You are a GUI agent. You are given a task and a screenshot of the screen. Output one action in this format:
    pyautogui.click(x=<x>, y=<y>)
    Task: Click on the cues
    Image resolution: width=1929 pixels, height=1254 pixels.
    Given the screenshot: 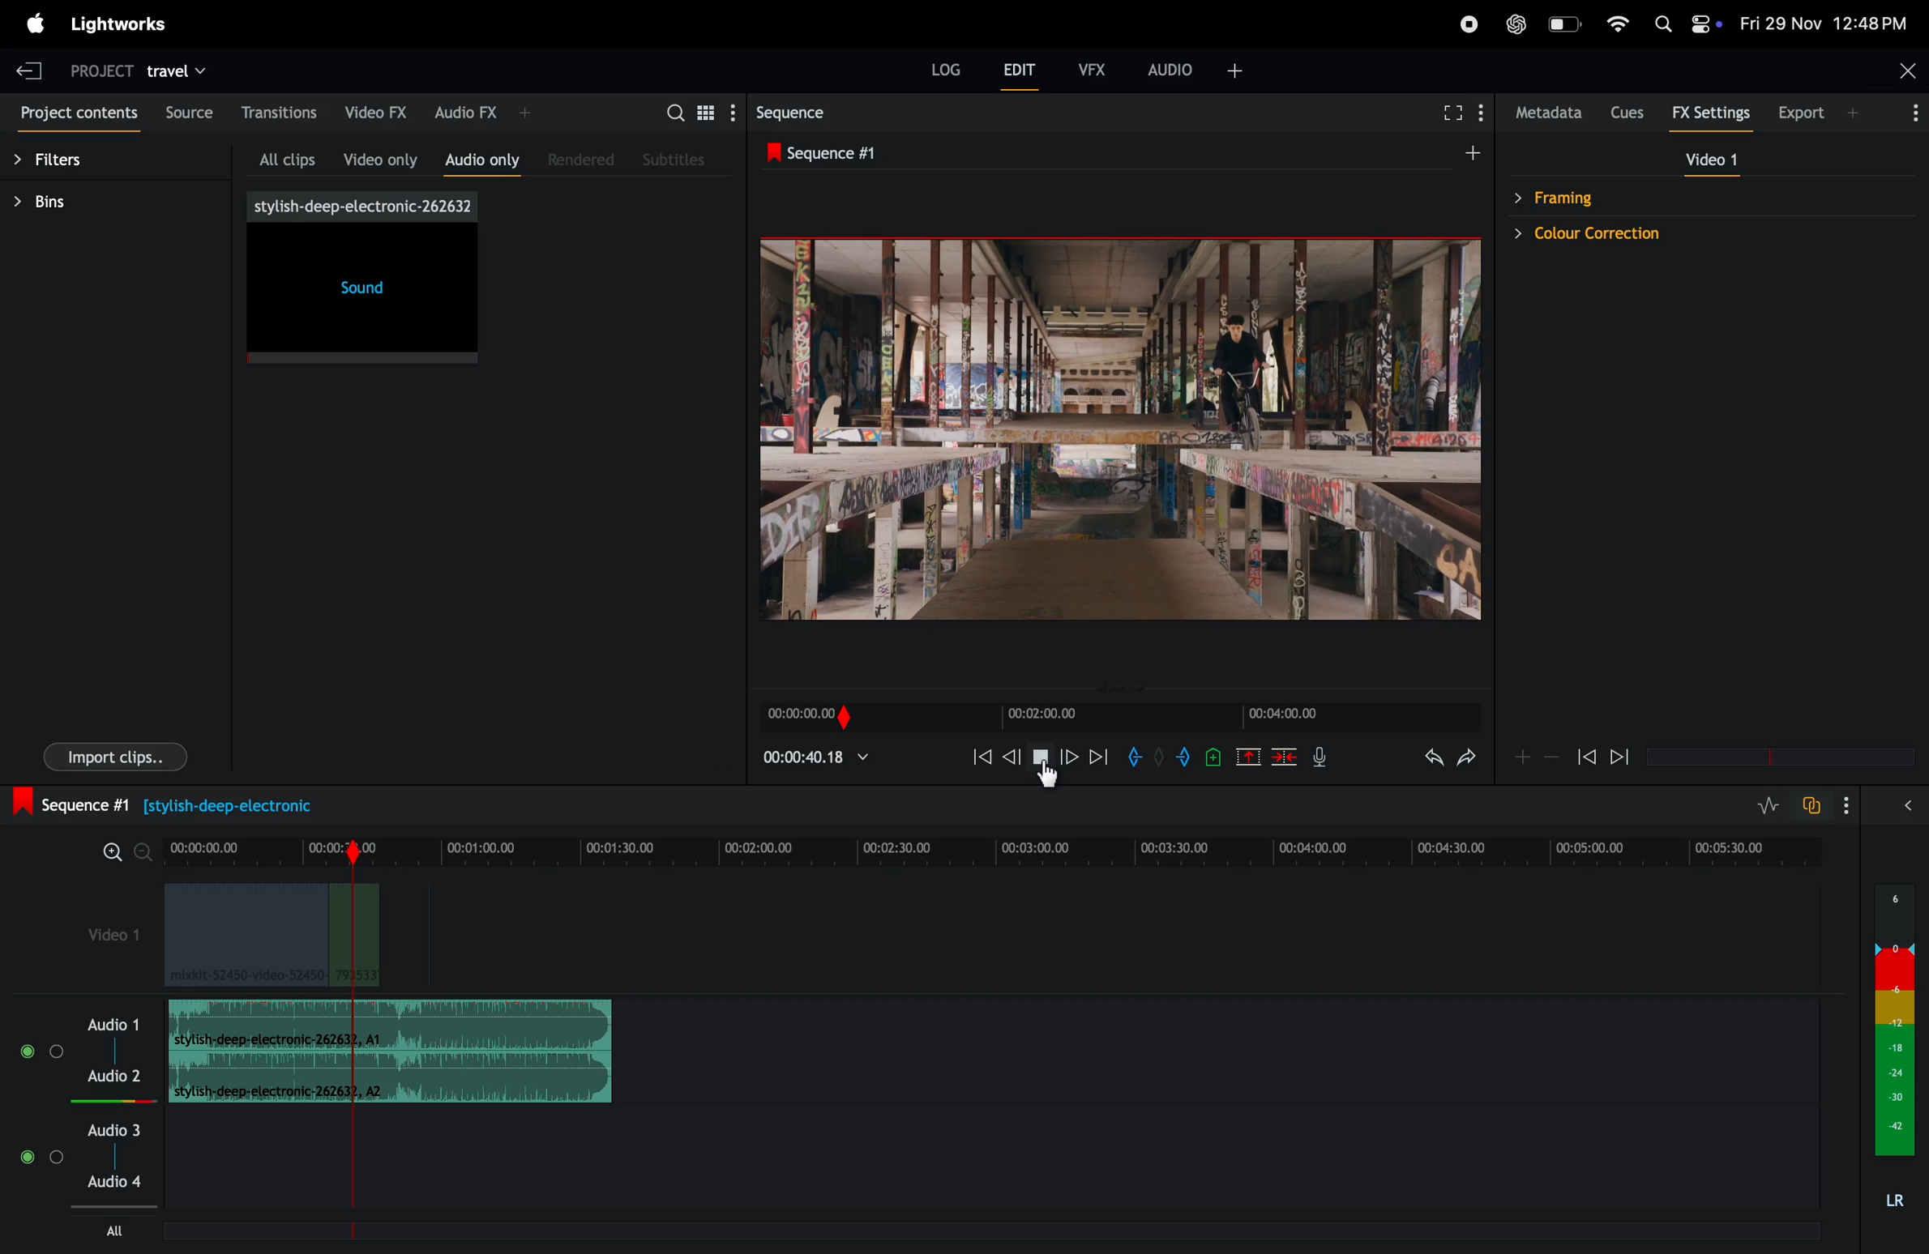 What is the action you would take?
    pyautogui.click(x=1632, y=112)
    